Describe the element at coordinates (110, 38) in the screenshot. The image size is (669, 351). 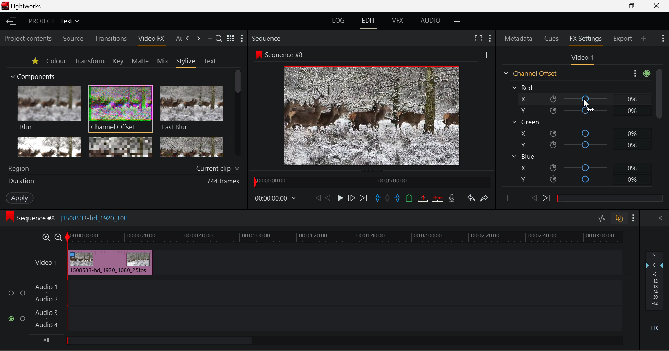
I see `Transitions` at that location.